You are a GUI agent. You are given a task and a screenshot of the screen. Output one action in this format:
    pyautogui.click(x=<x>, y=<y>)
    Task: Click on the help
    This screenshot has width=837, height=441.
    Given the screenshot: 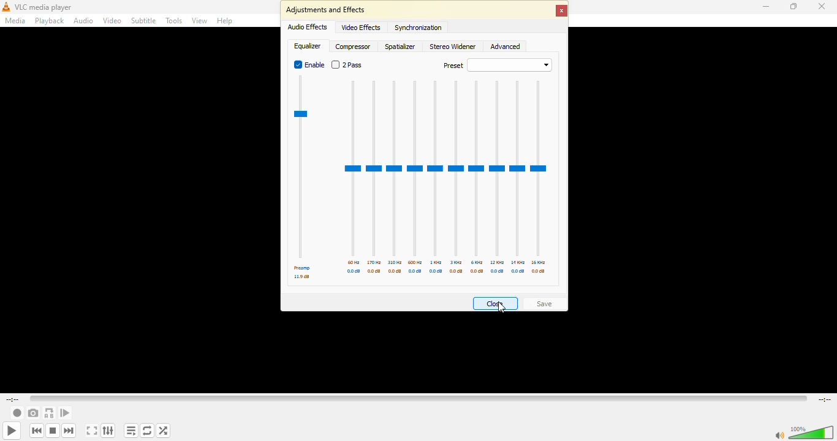 What is the action you would take?
    pyautogui.click(x=225, y=22)
    